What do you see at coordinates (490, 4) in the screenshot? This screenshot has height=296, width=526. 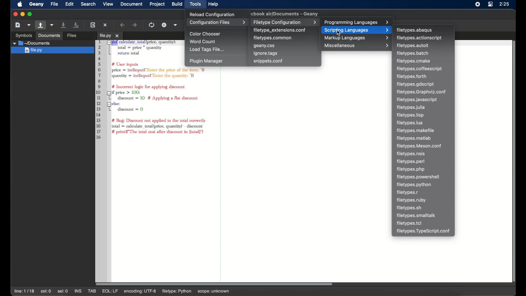 I see `control center` at bounding box center [490, 4].